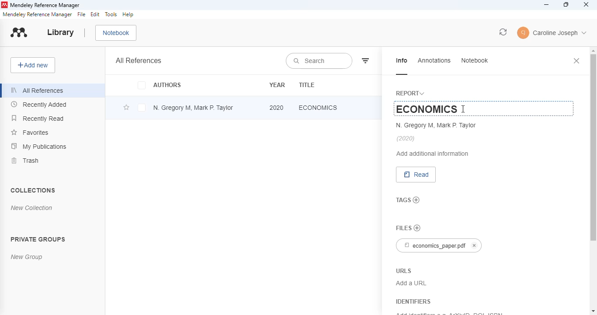 The image size is (597, 315). Describe the element at coordinates (318, 107) in the screenshot. I see `economics` at that location.